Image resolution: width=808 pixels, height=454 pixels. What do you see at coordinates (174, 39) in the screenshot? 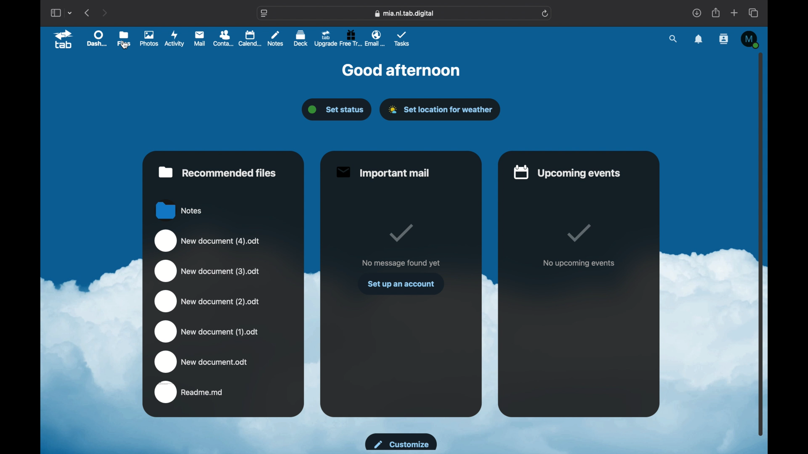
I see `activity` at bounding box center [174, 39].